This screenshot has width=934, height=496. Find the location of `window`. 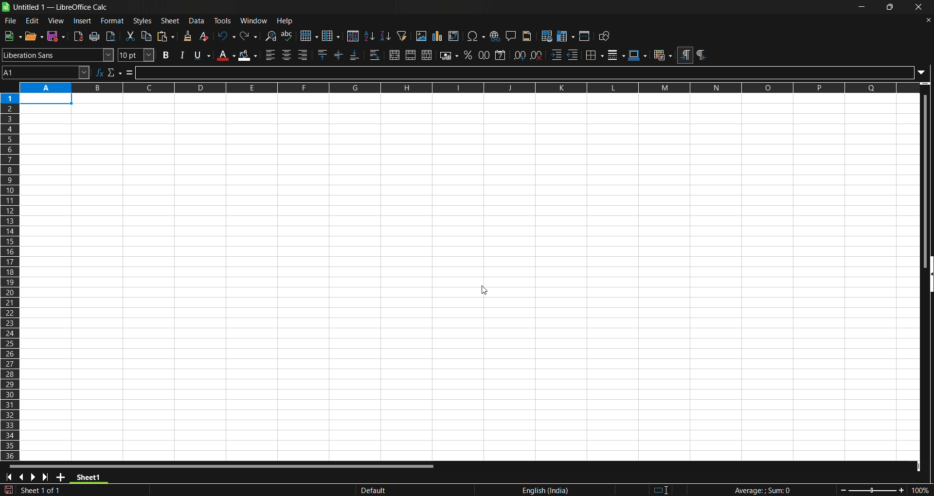

window is located at coordinates (256, 20).